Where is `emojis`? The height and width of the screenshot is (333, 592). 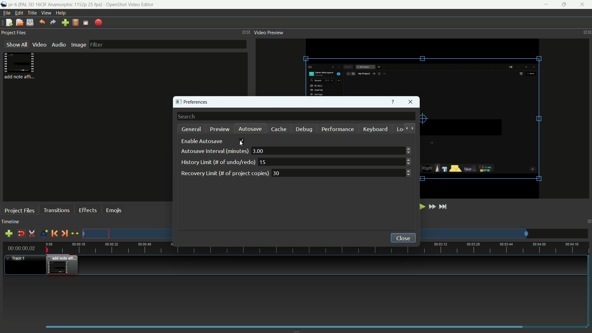
emojis is located at coordinates (114, 211).